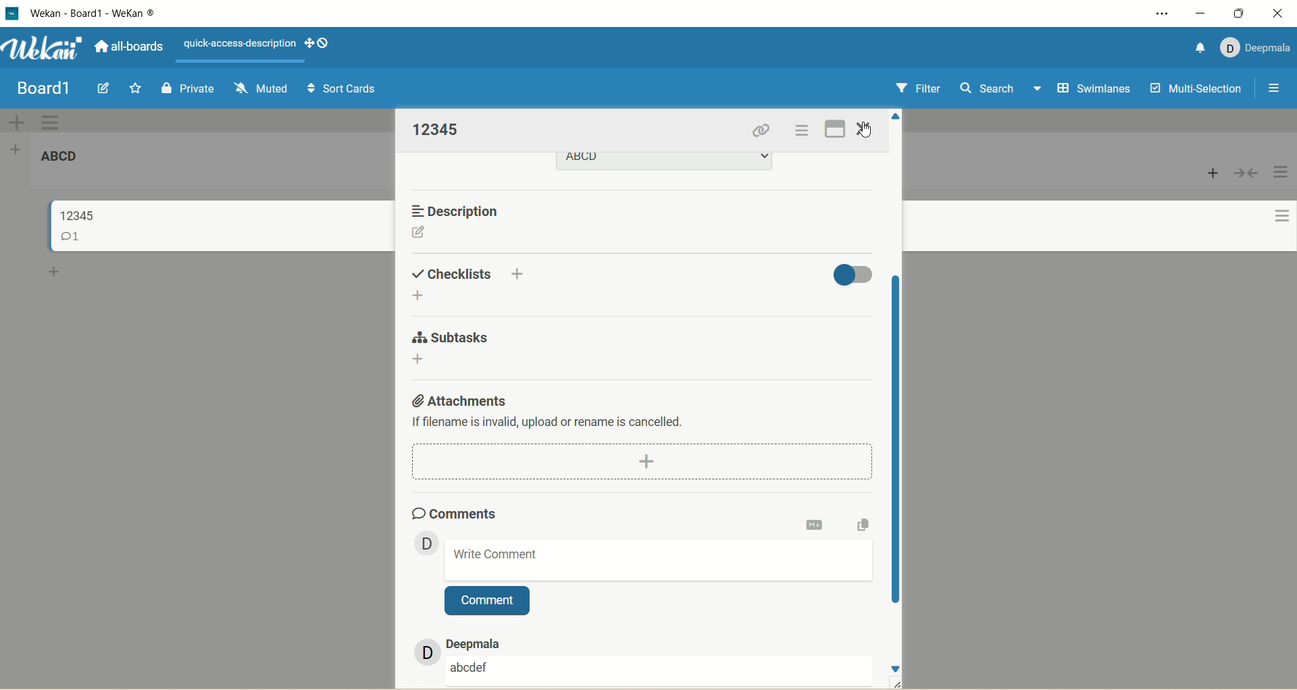 This screenshot has width=1297, height=690. I want to click on search, so click(1000, 90).